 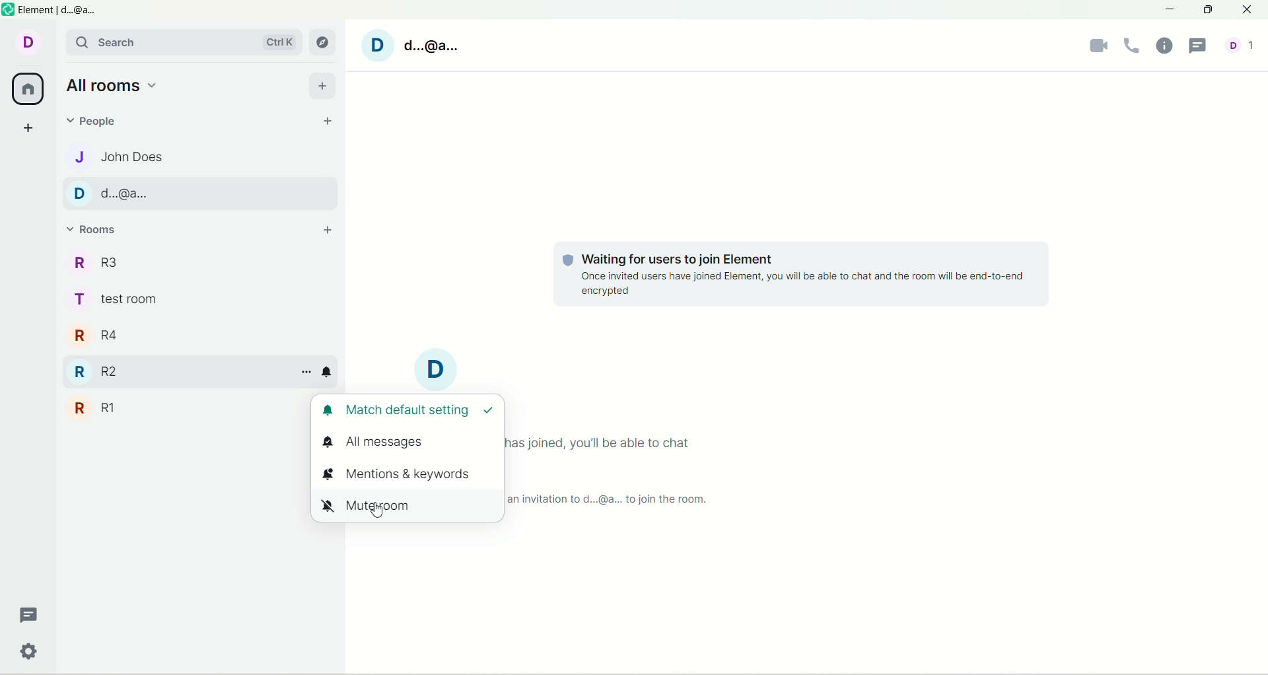 What do you see at coordinates (330, 375) in the screenshot?
I see `notification options` at bounding box center [330, 375].